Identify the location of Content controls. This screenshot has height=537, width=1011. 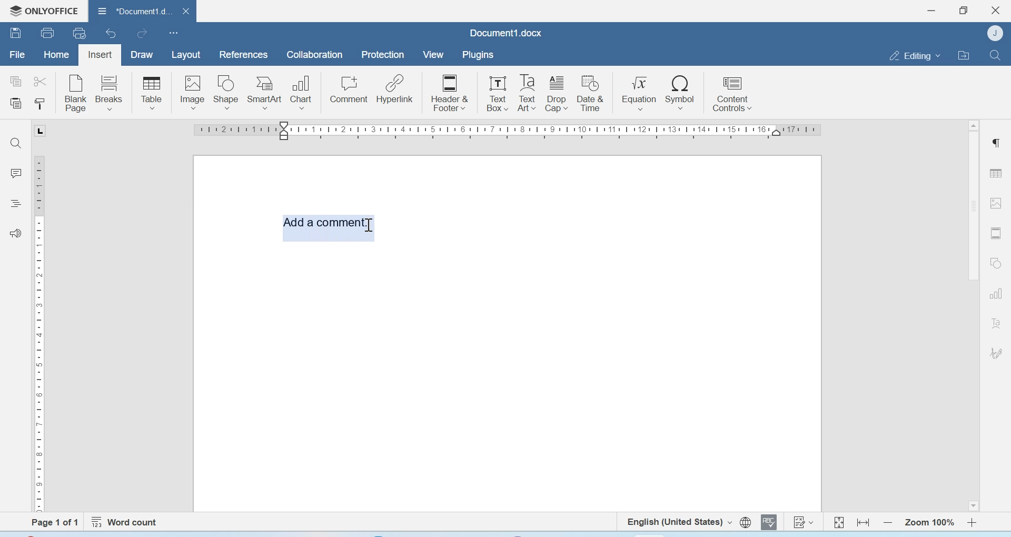
(731, 92).